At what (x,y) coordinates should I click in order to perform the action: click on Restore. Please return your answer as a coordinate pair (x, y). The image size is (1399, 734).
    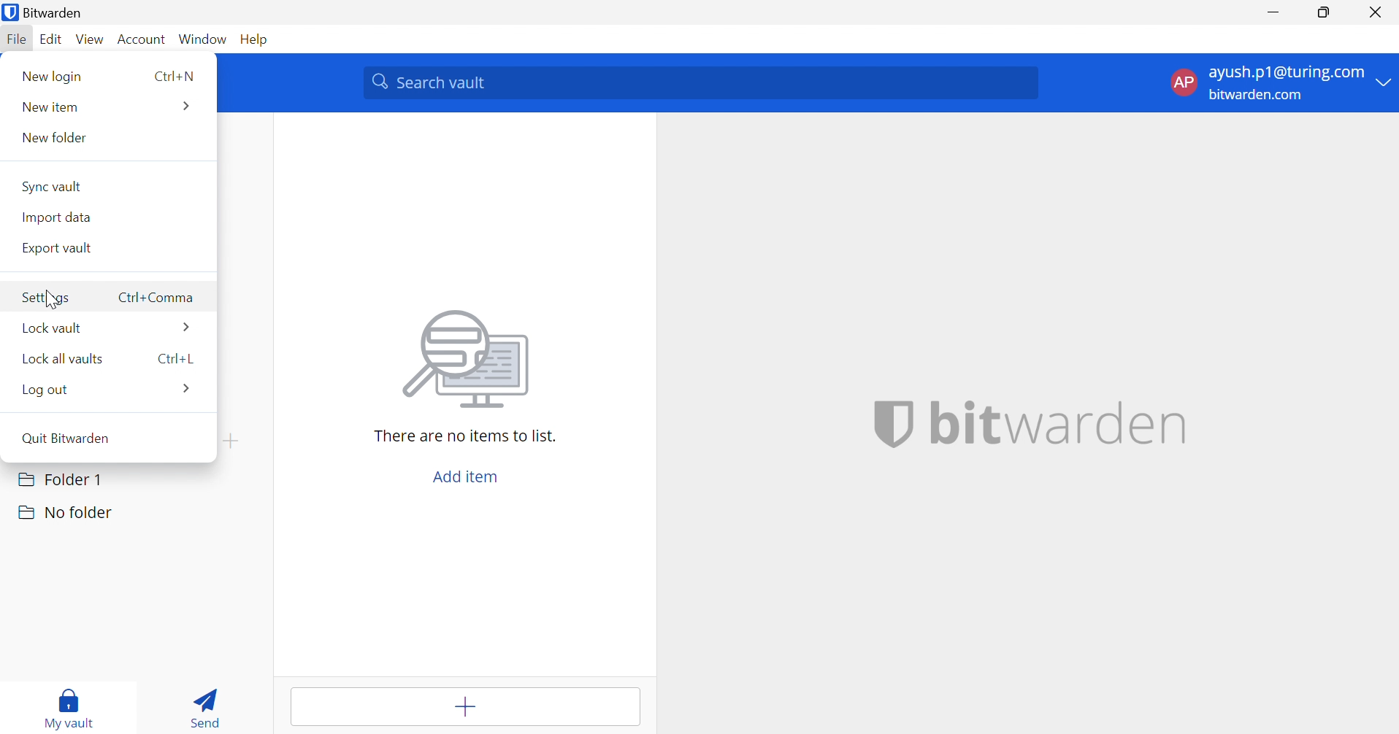
    Looking at the image, I should click on (1325, 13).